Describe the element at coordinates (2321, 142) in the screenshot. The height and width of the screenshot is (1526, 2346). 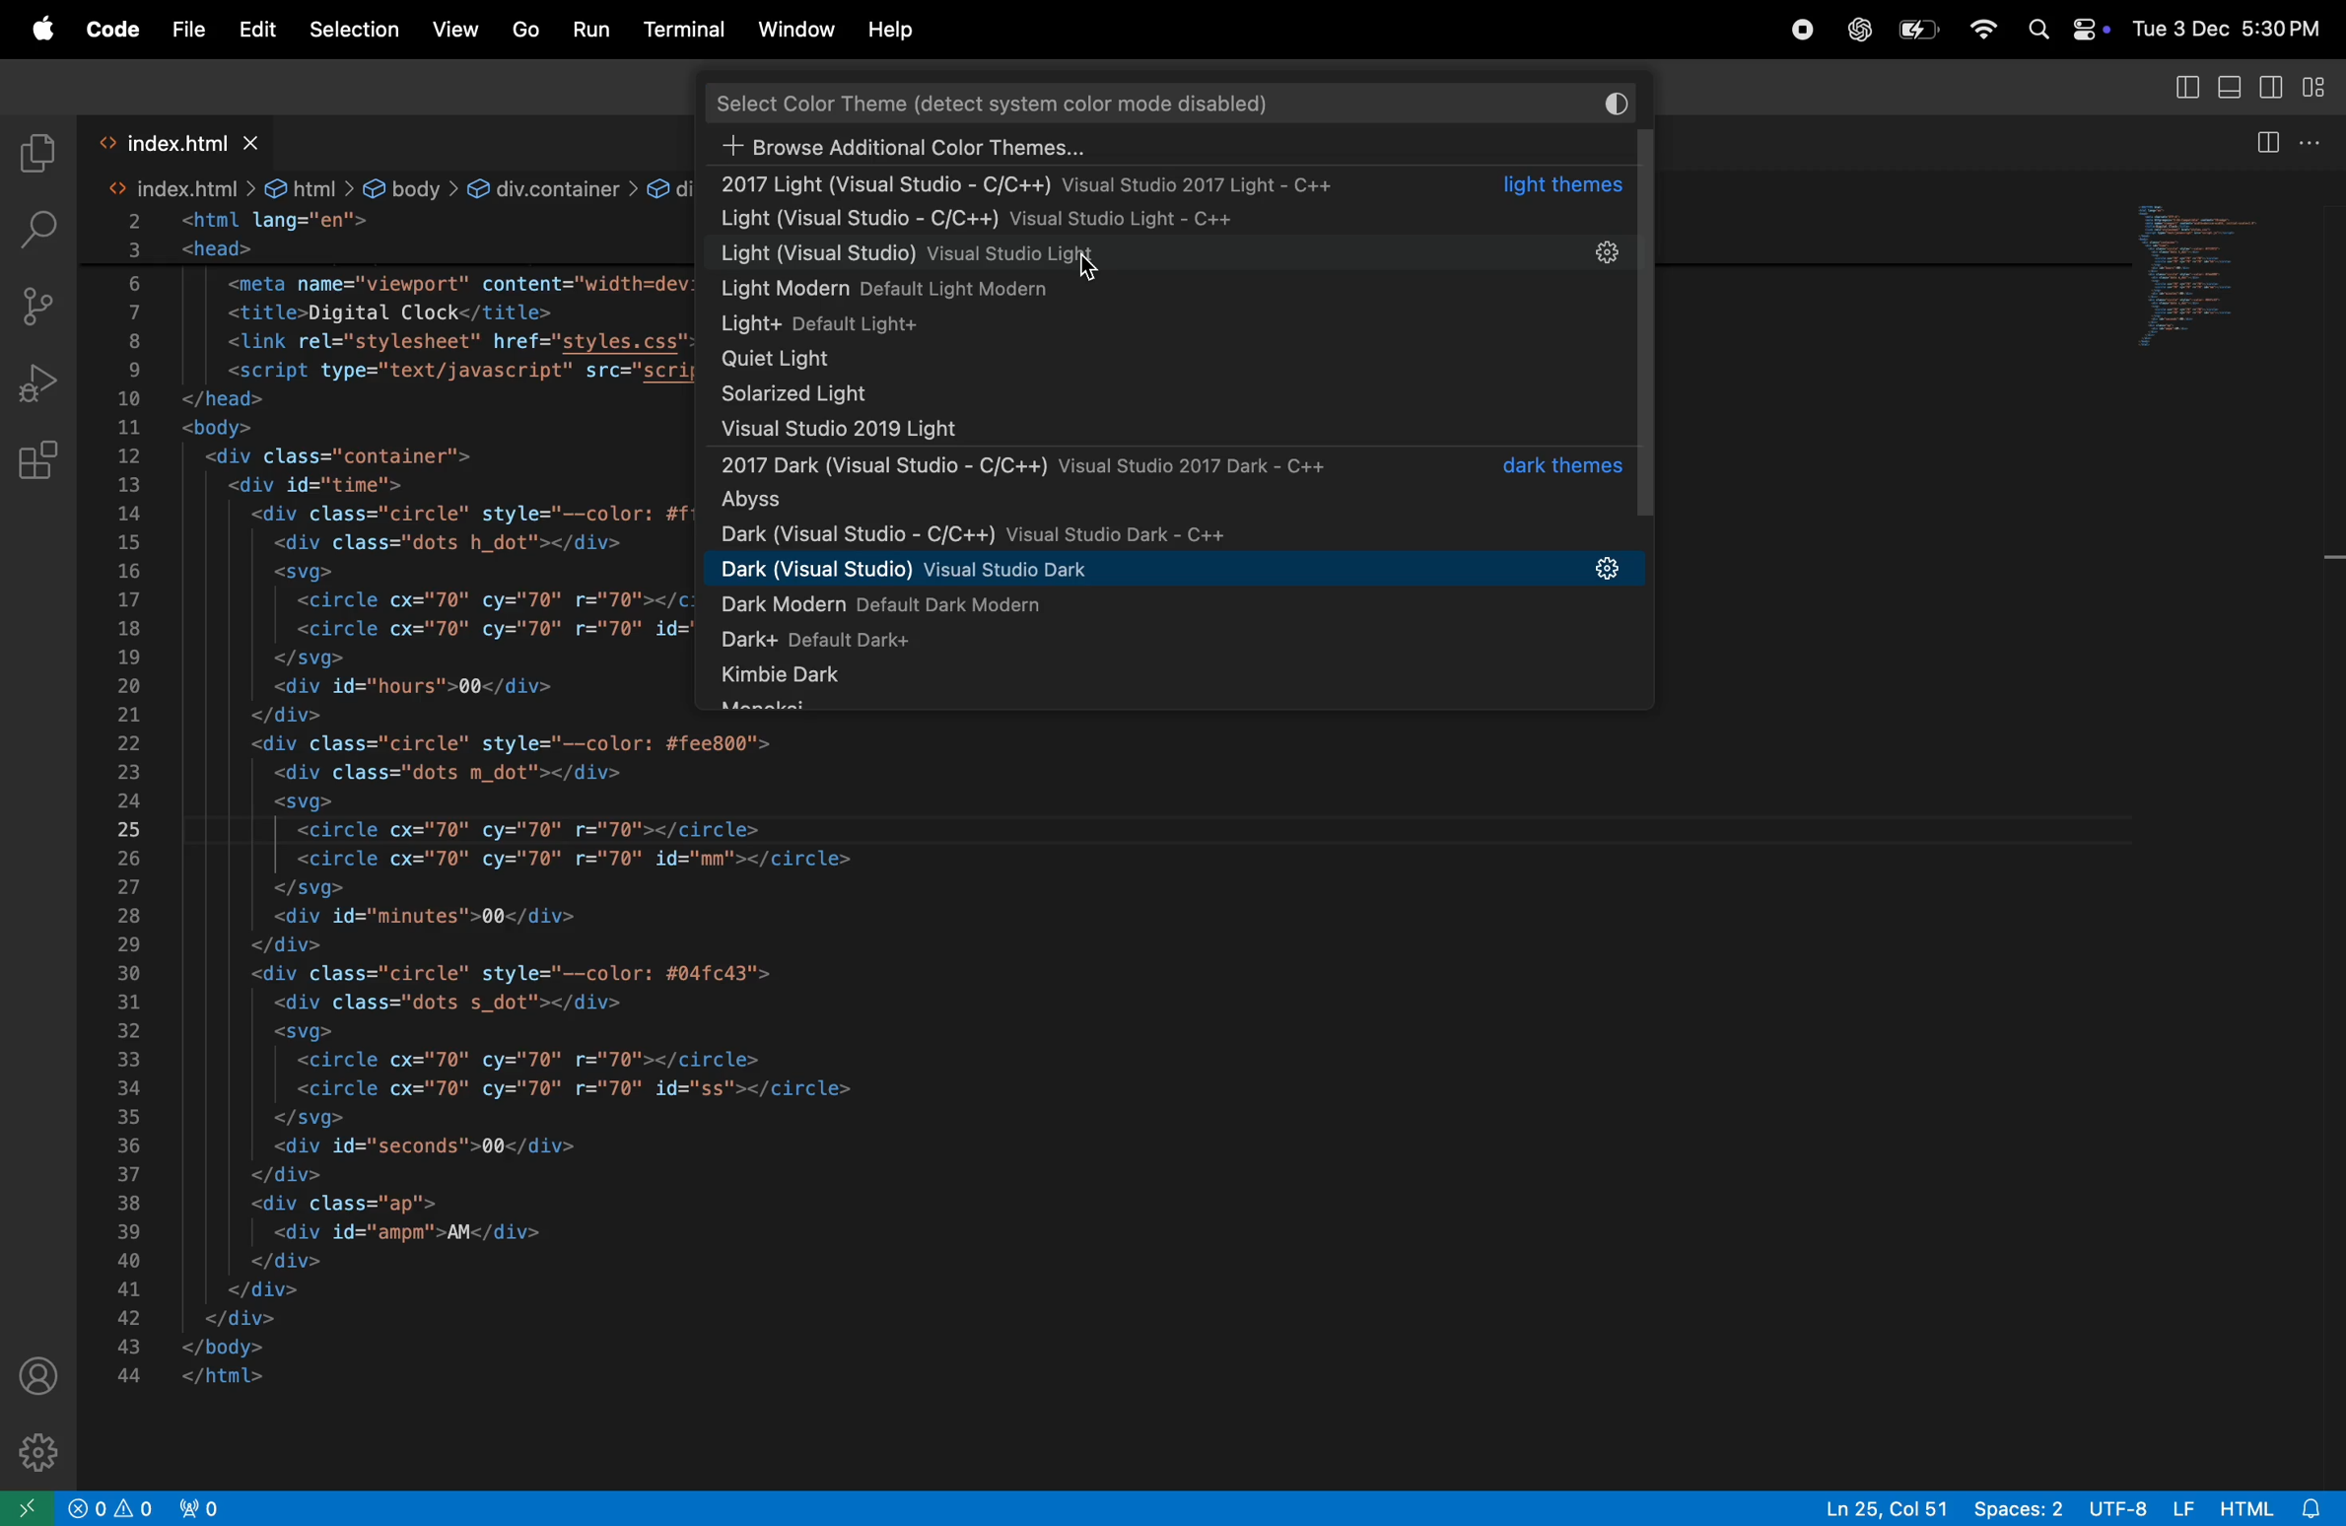
I see `More actions` at that location.